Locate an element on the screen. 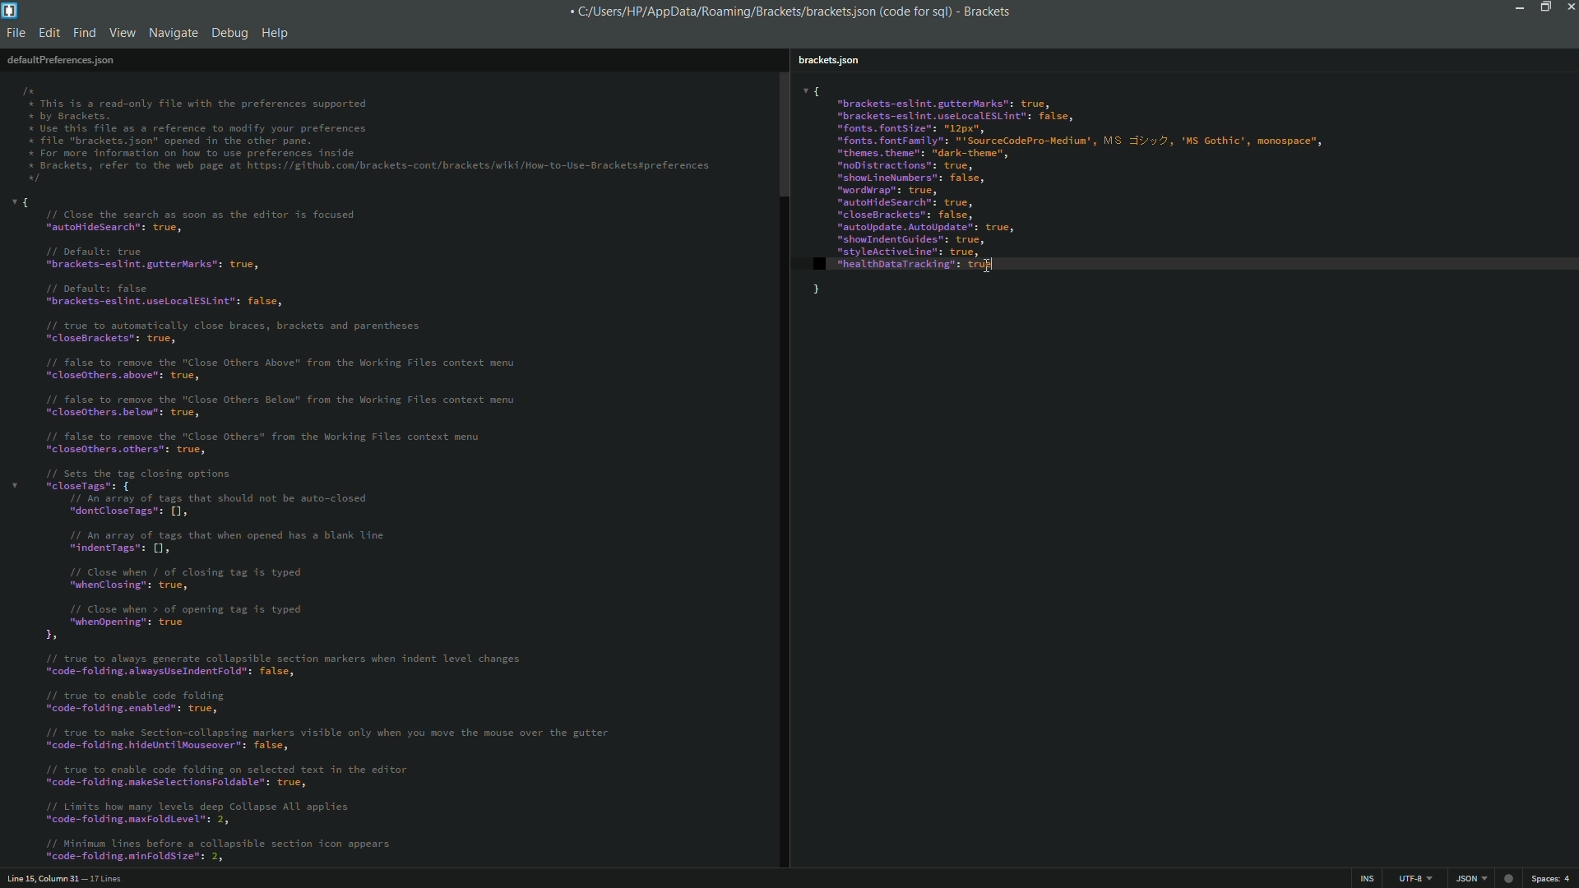 The image size is (1579, 888). View menu is located at coordinates (122, 35).